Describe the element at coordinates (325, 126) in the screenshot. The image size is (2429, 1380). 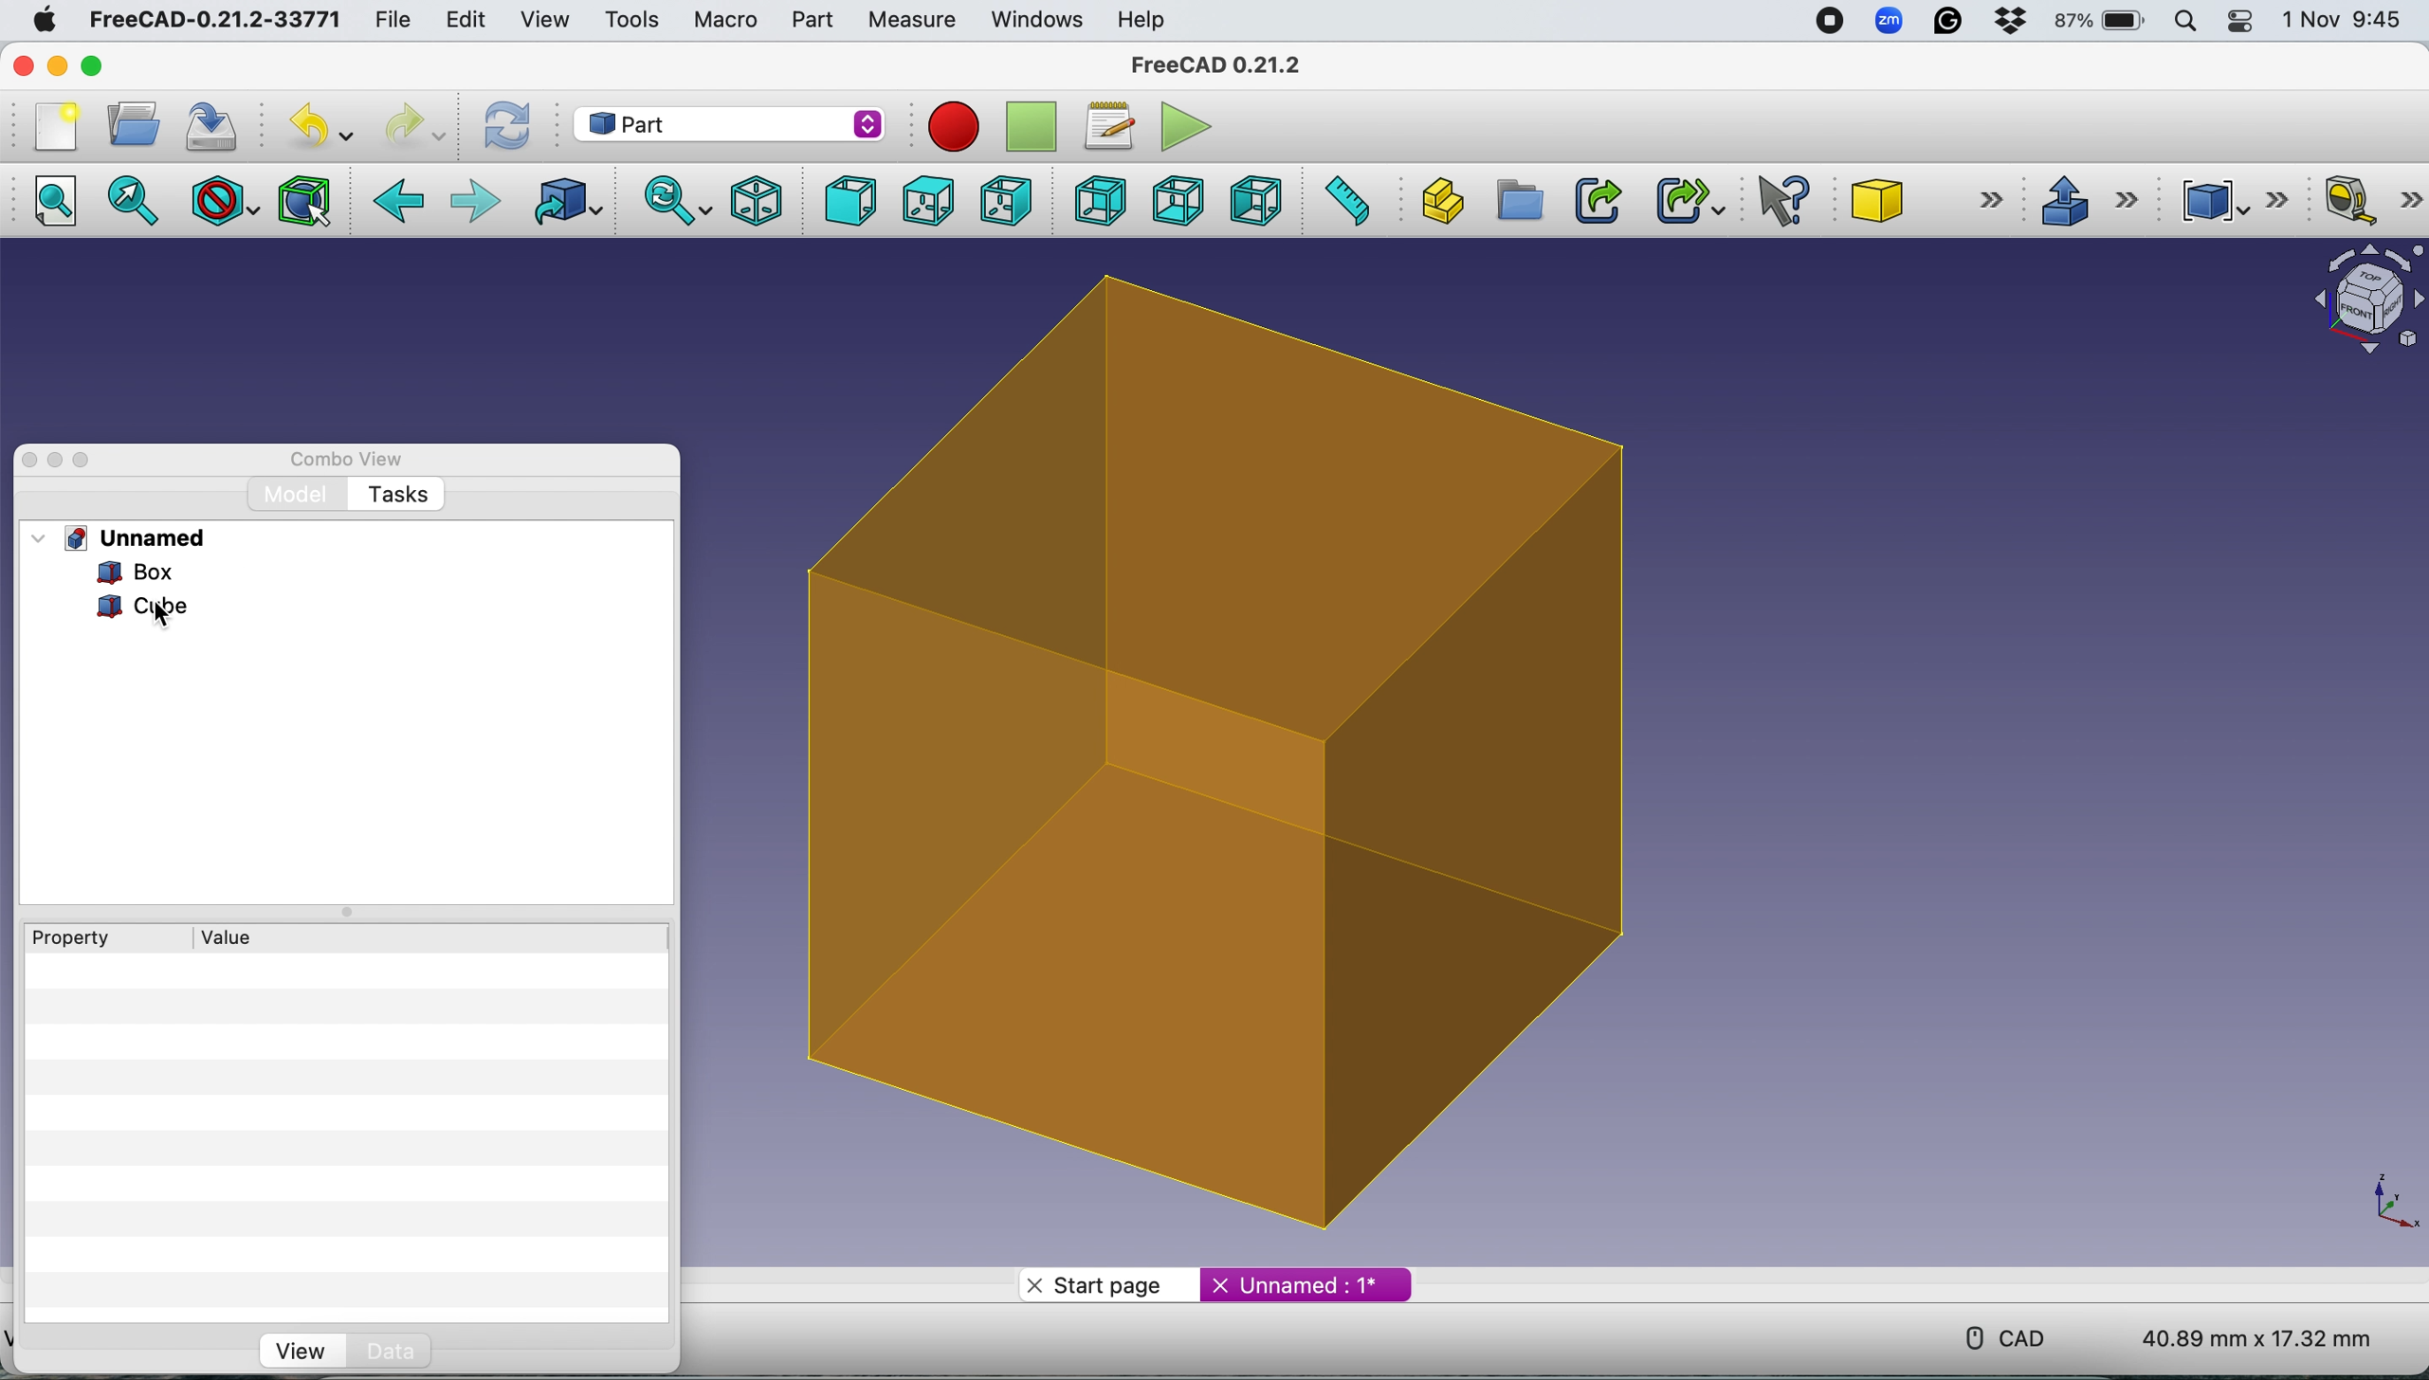
I see `Undo` at that location.